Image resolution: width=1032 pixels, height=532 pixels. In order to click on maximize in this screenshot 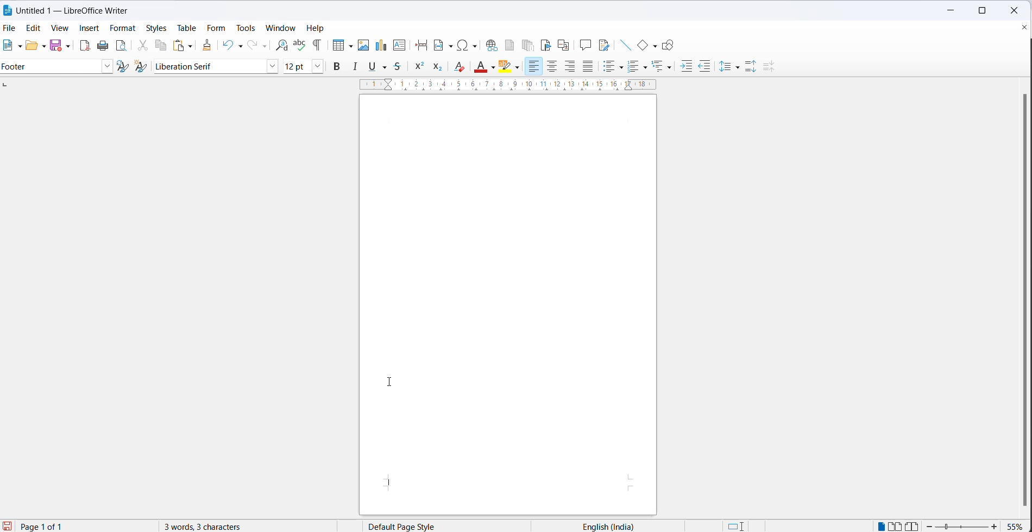, I will do `click(982, 12)`.